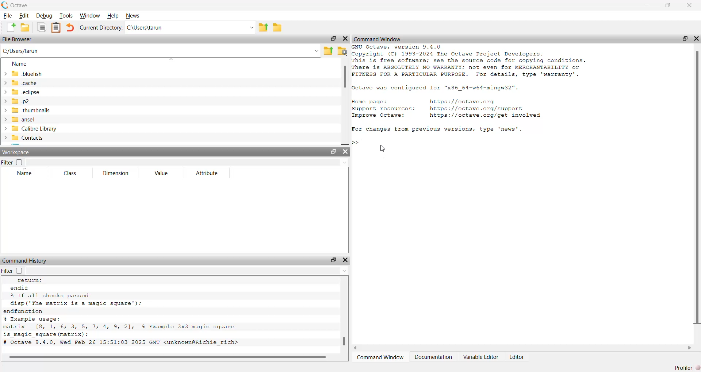 Image resolution: width=701 pixels, height=372 pixels. I want to click on .eclipse, so click(21, 92).